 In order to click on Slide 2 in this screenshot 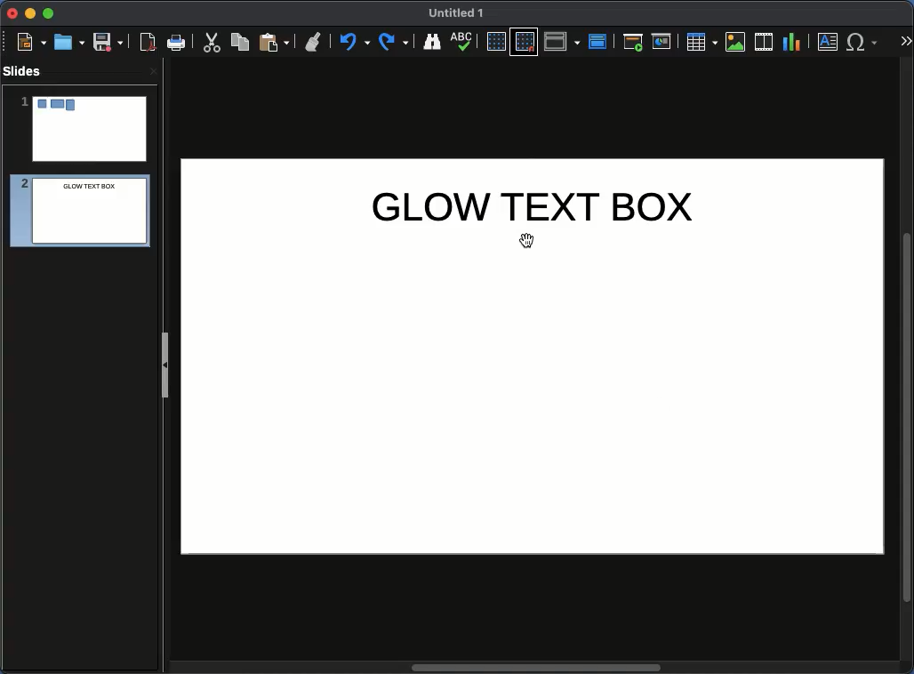, I will do `click(75, 213)`.